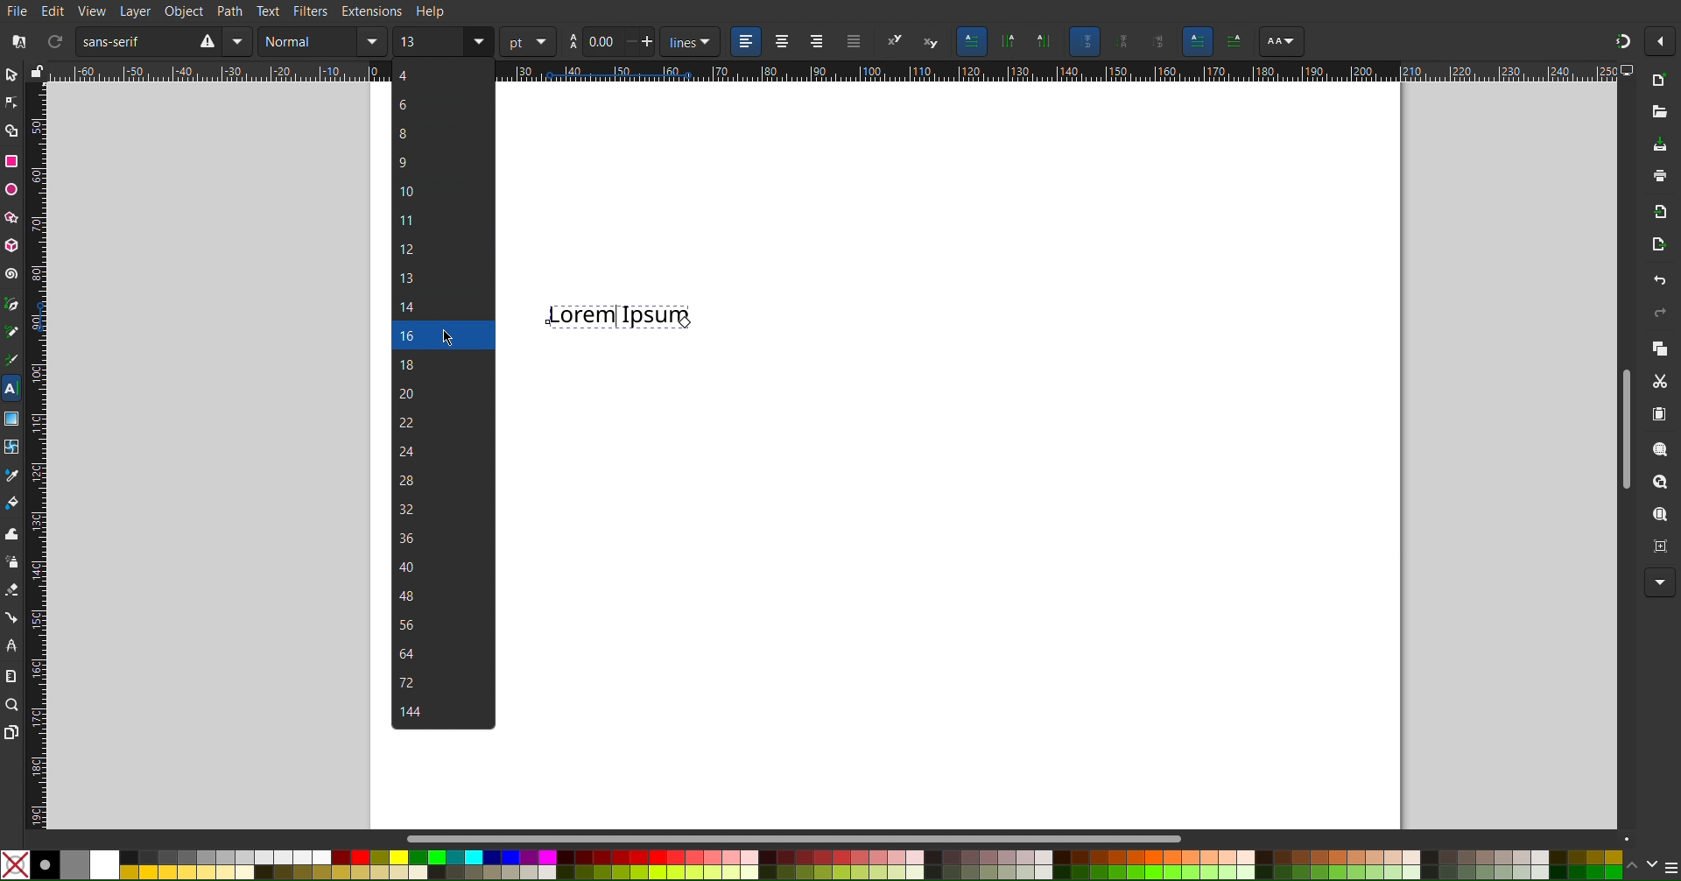 The height and width of the screenshot is (881, 1681). I want to click on Copy, so click(1659, 348).